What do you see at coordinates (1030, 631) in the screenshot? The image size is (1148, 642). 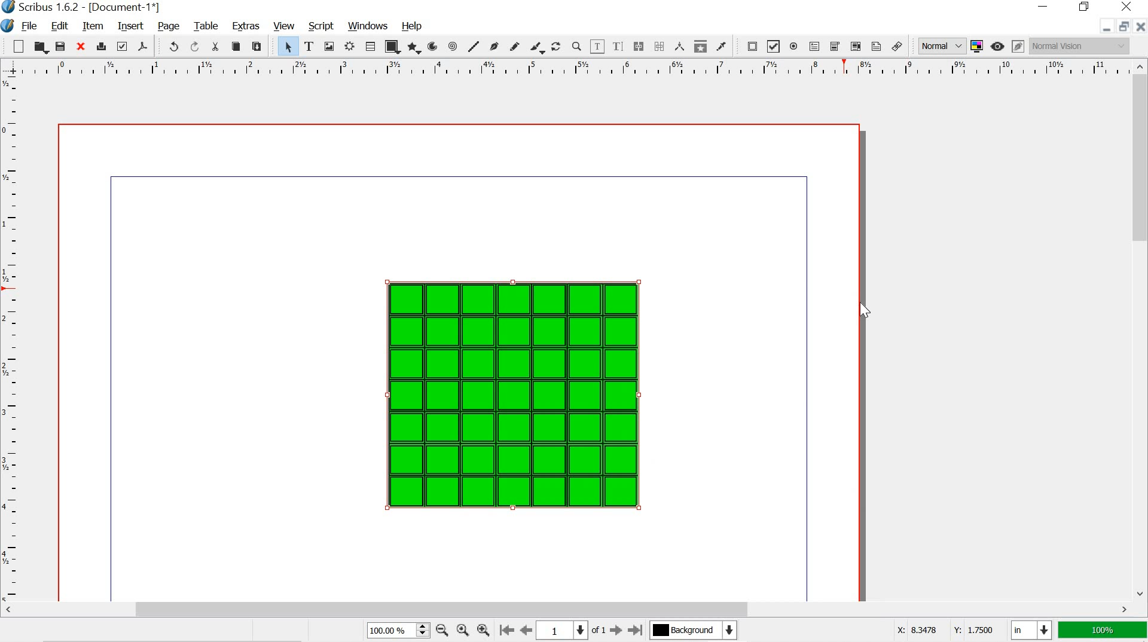 I see `in` at bounding box center [1030, 631].